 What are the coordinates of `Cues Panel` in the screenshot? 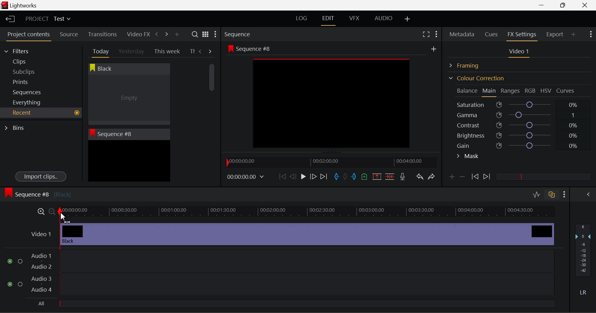 It's located at (492, 33).